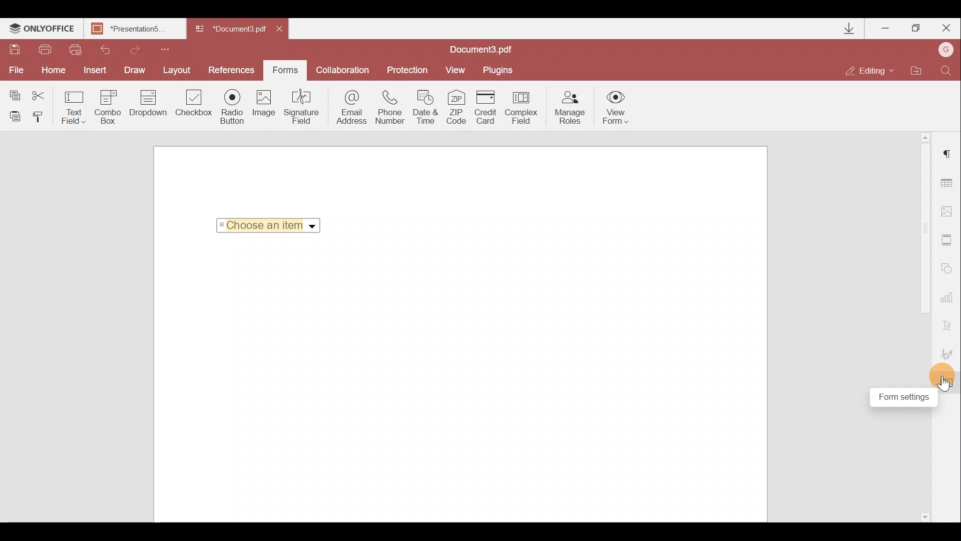 The width and height of the screenshot is (961, 541). I want to click on Maximize, so click(916, 28).